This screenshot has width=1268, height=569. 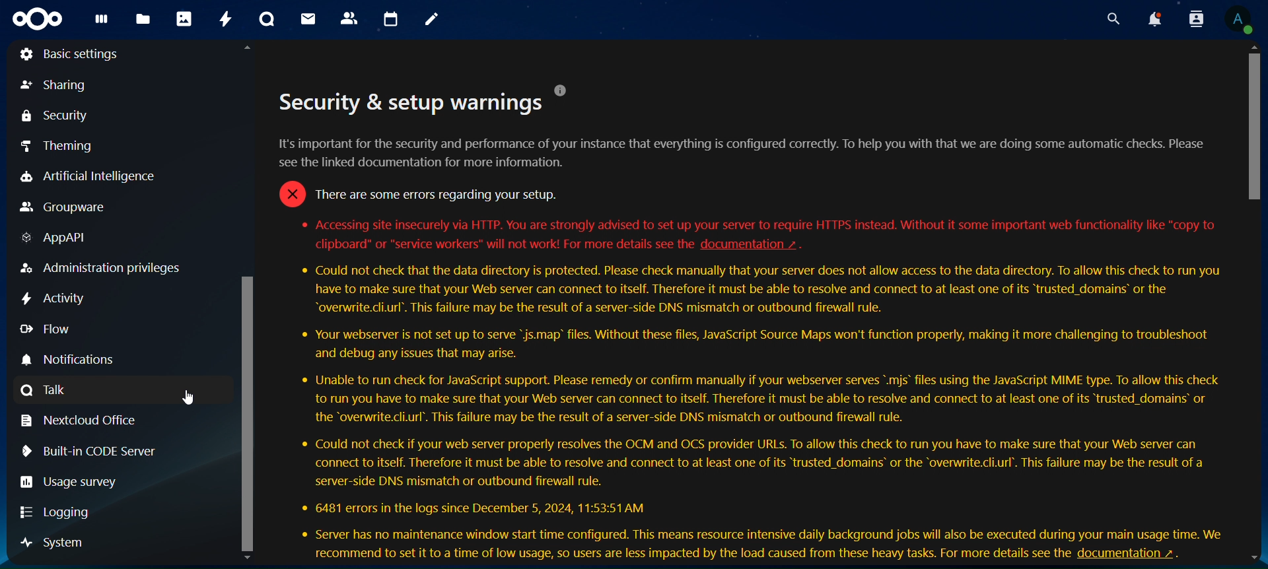 What do you see at coordinates (747, 172) in the screenshot?
I see `text` at bounding box center [747, 172].